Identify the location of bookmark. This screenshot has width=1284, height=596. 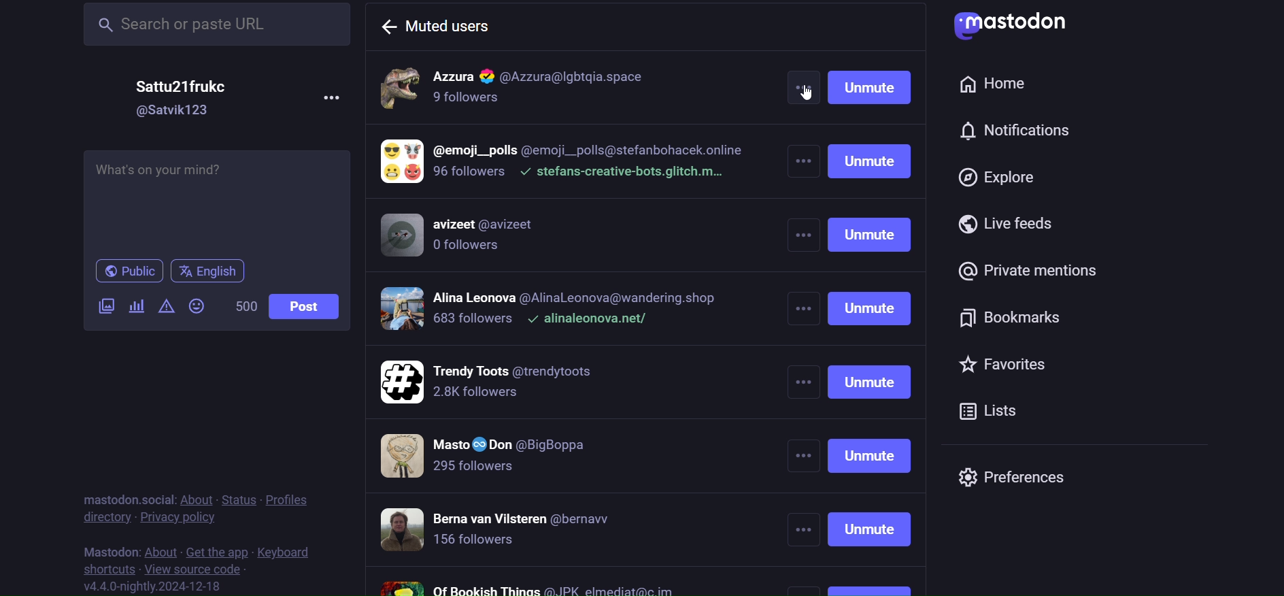
(1015, 316).